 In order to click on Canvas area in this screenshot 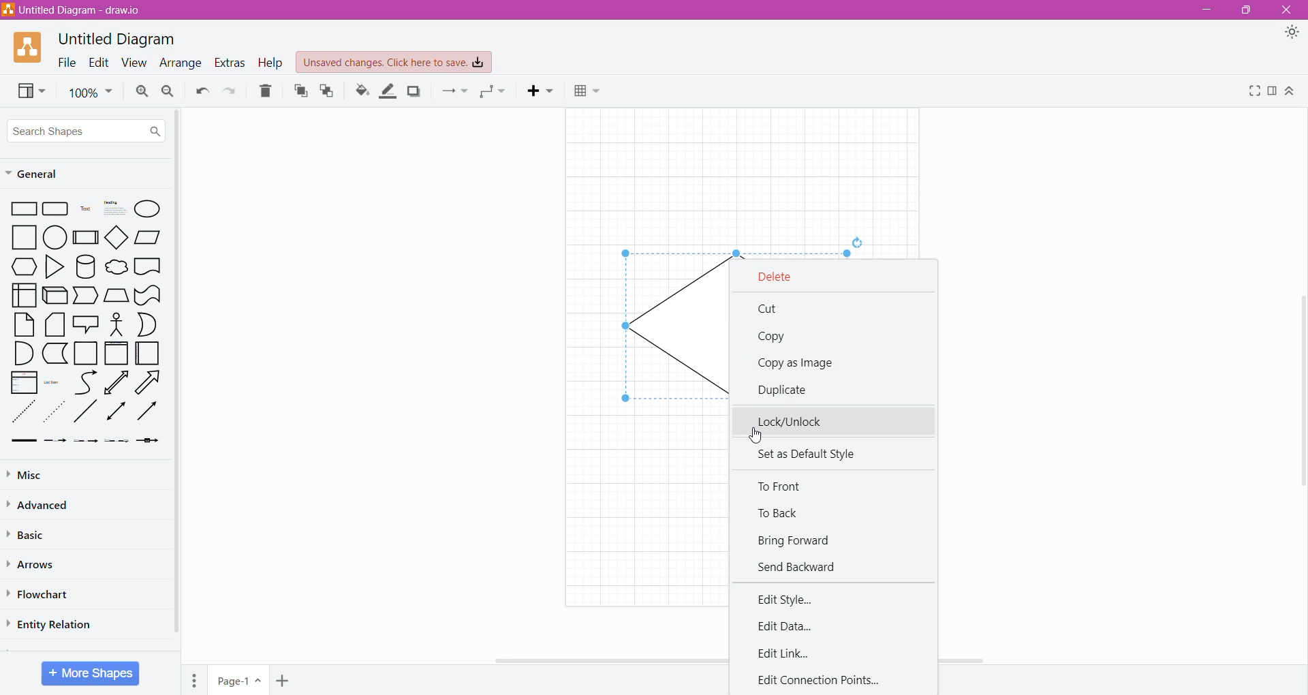, I will do `click(733, 183)`.